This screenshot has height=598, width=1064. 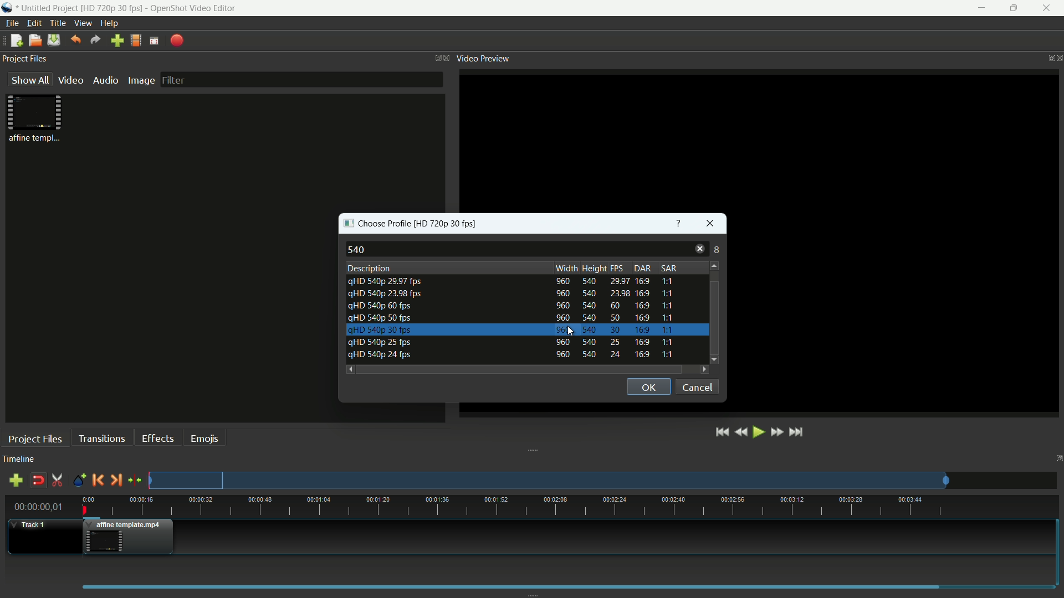 I want to click on scroll bar, so click(x=714, y=295).